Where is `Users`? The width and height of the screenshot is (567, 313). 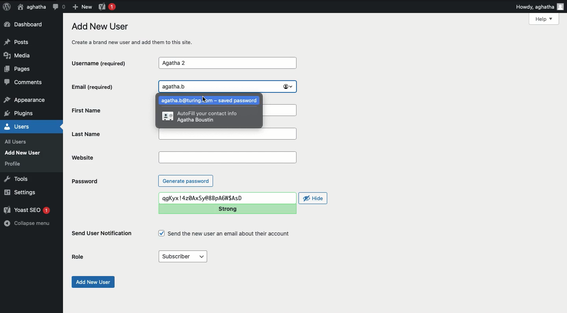
Users is located at coordinates (26, 127).